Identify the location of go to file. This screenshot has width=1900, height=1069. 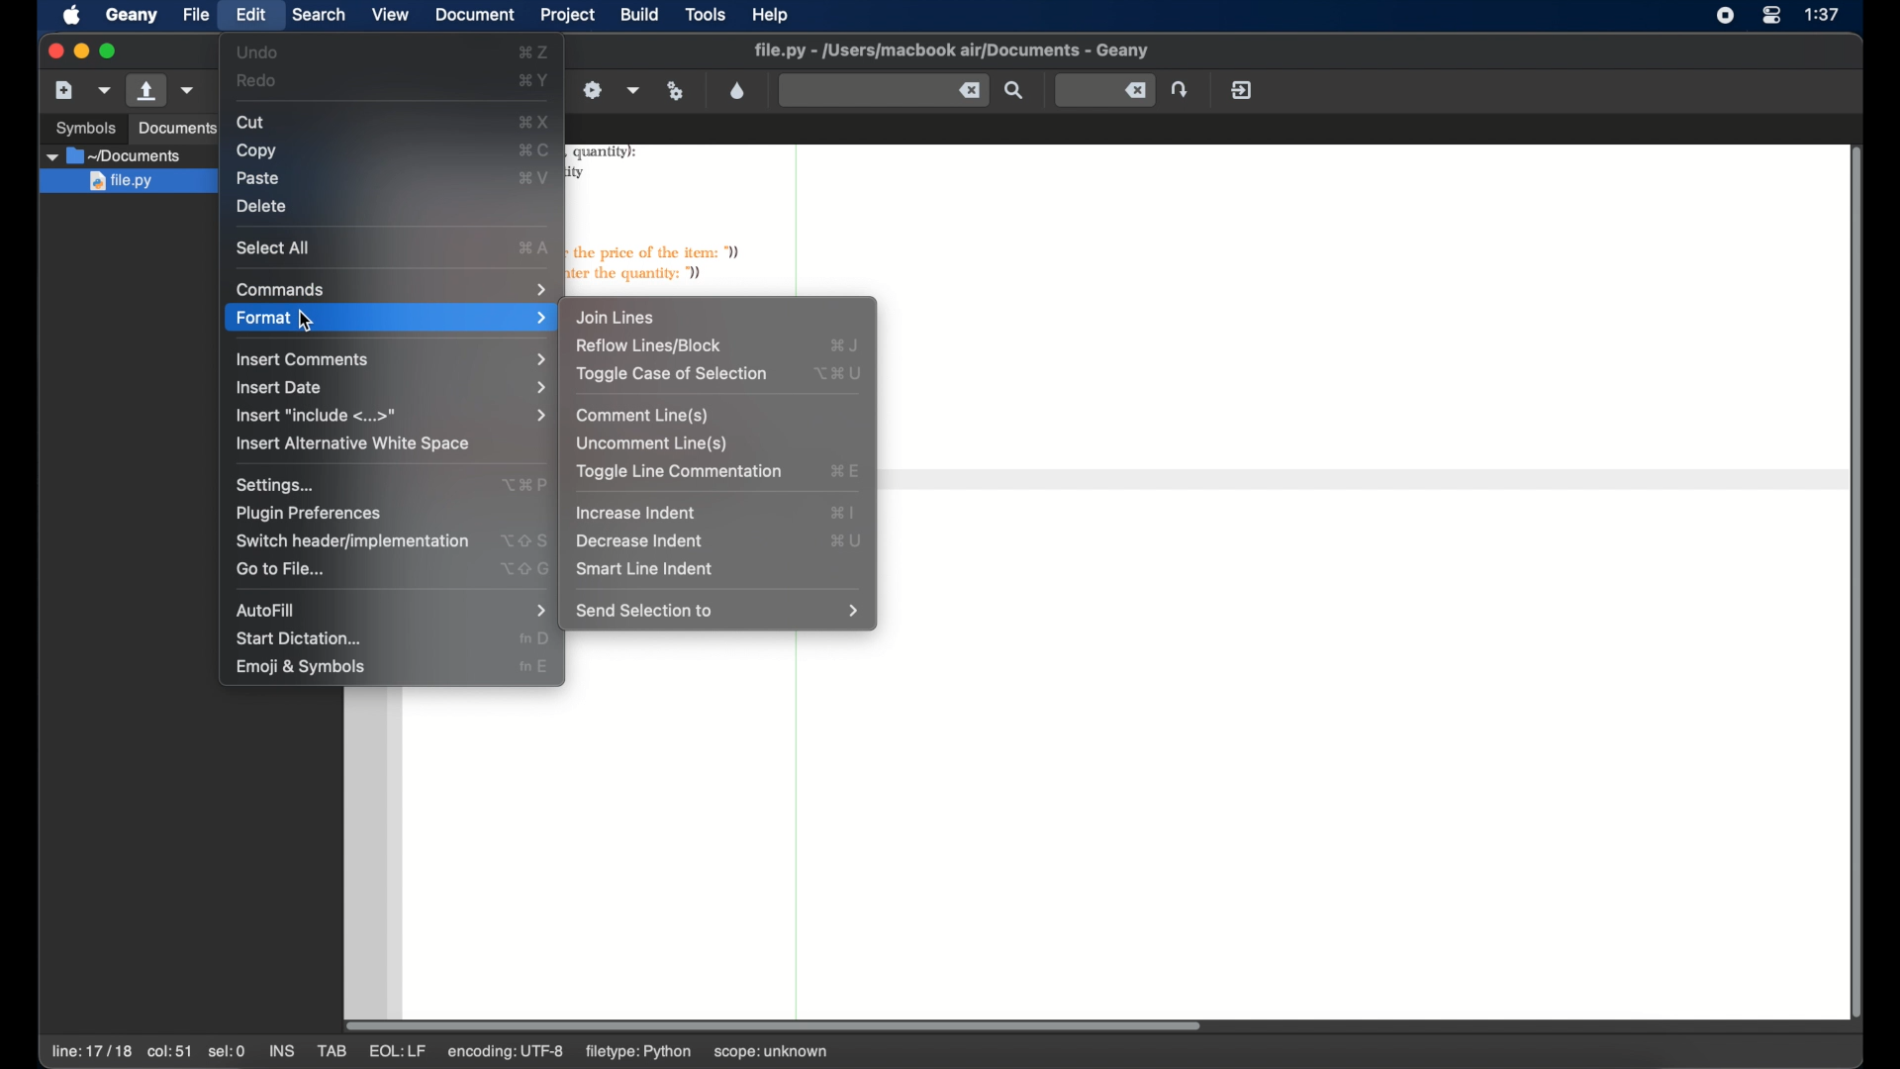
(284, 568).